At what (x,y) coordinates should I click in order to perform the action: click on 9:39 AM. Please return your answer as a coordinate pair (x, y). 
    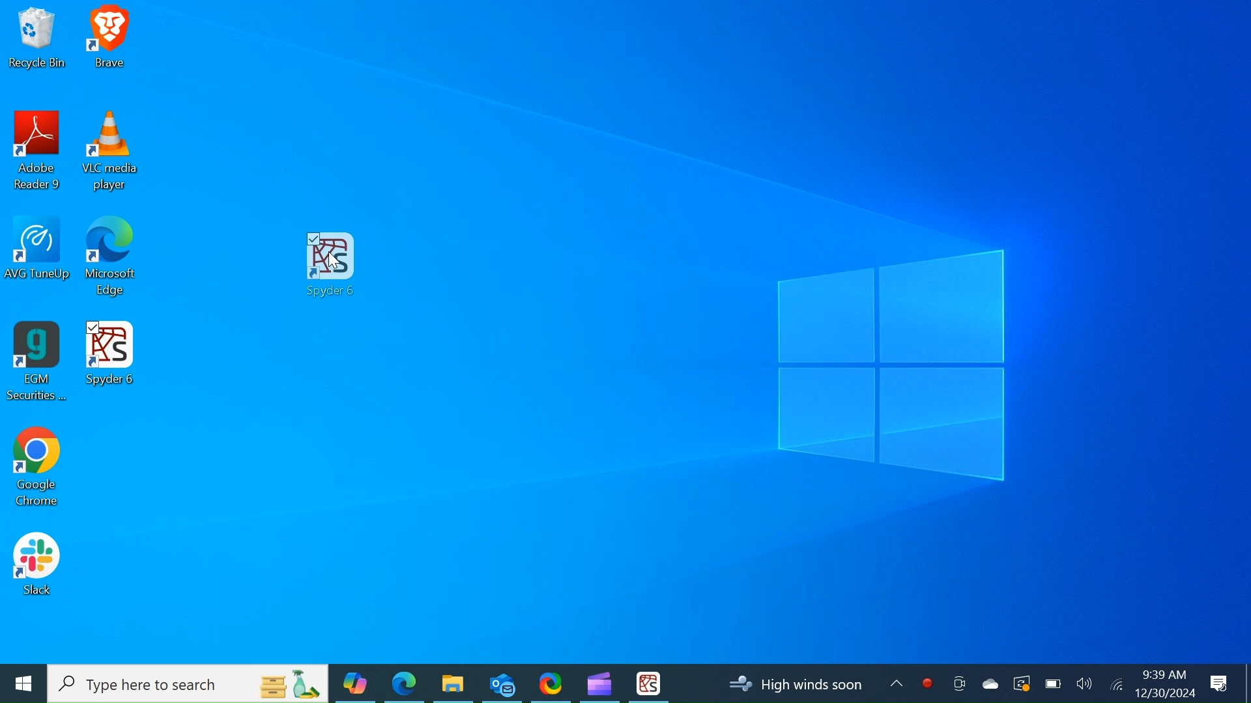
    Looking at the image, I should click on (1163, 674).